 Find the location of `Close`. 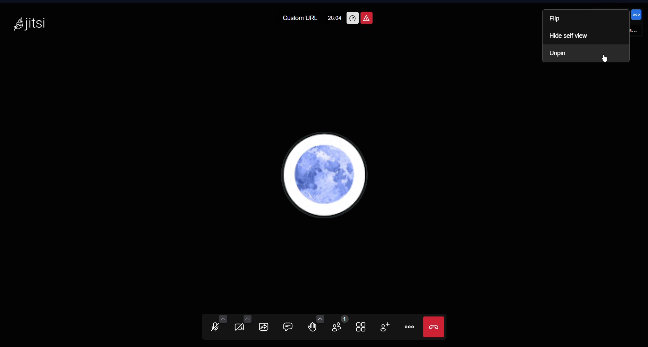

Close is located at coordinates (434, 327).